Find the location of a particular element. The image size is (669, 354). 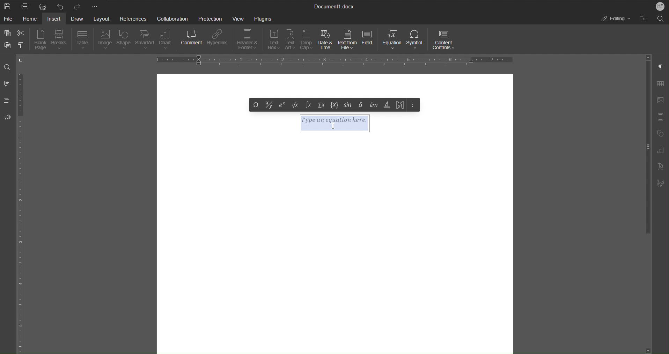

trig is located at coordinates (349, 105).